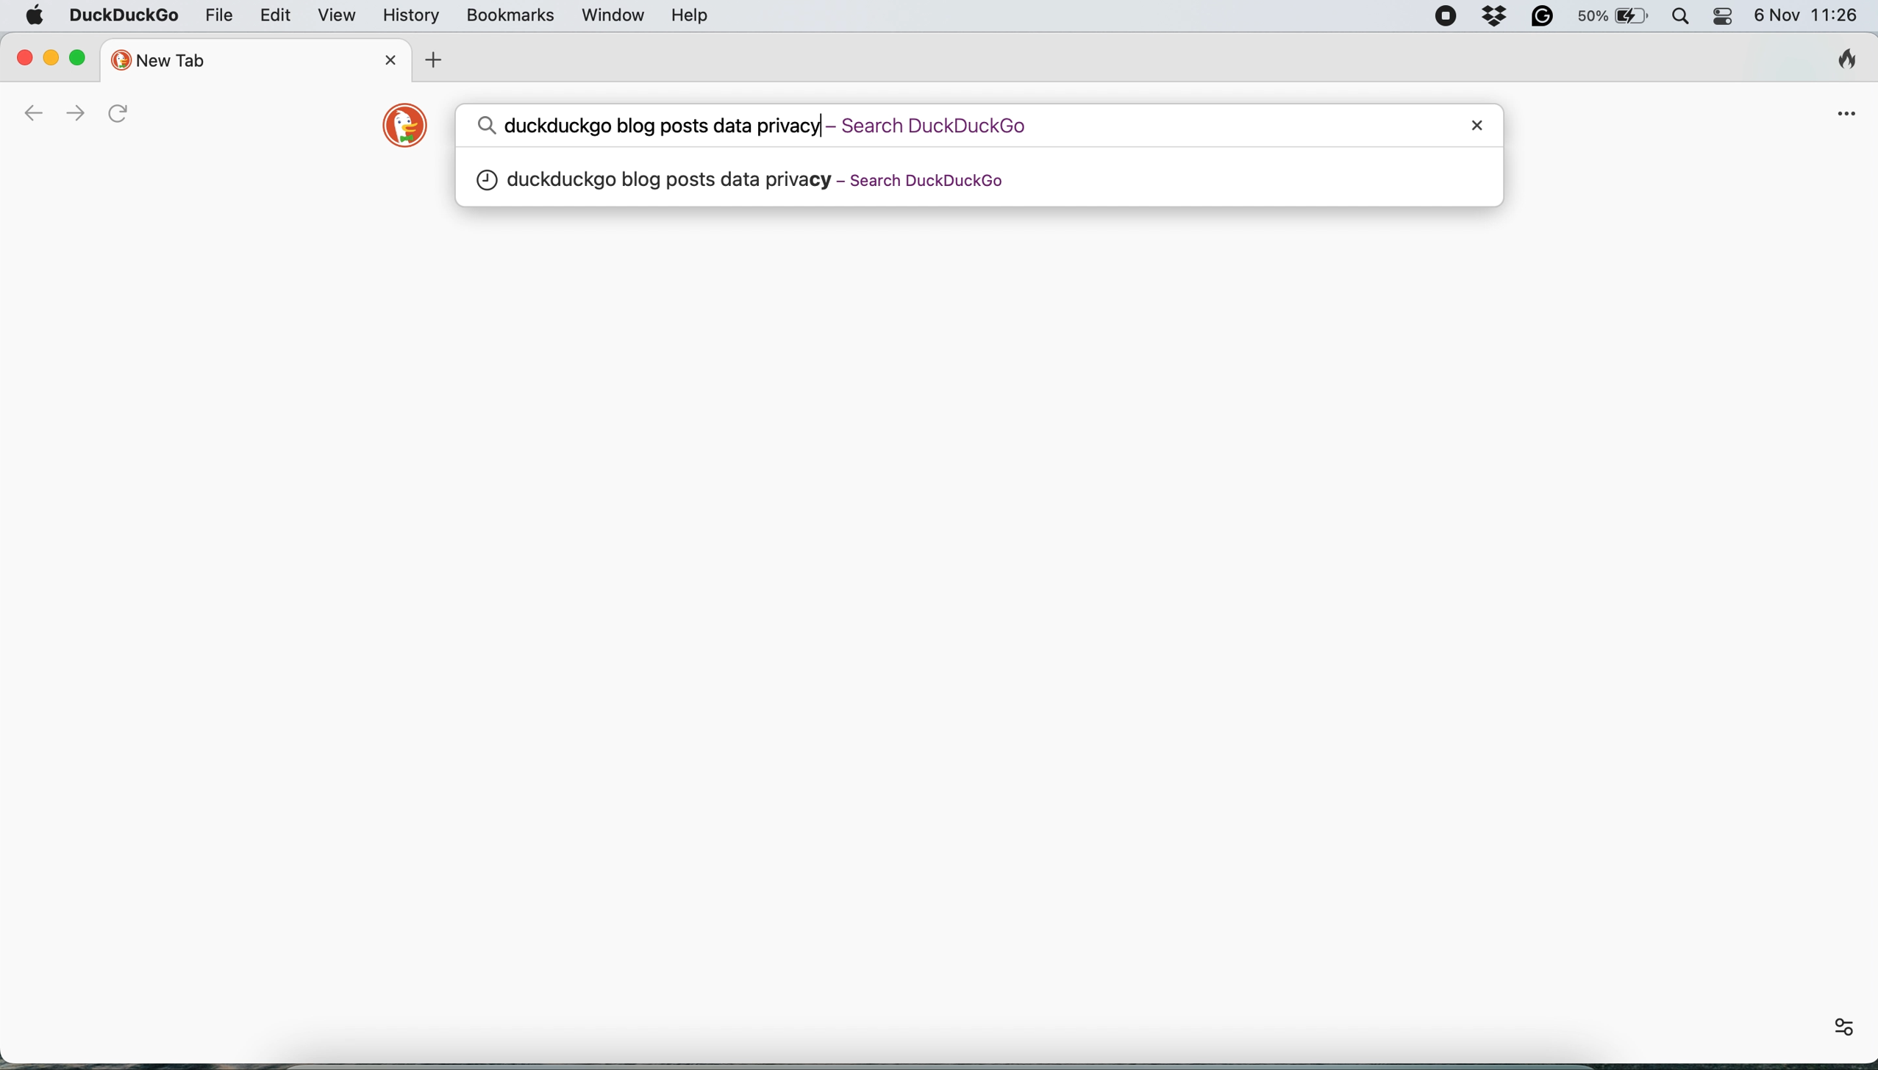 The width and height of the screenshot is (1878, 1070). I want to click on close, so click(1475, 126).